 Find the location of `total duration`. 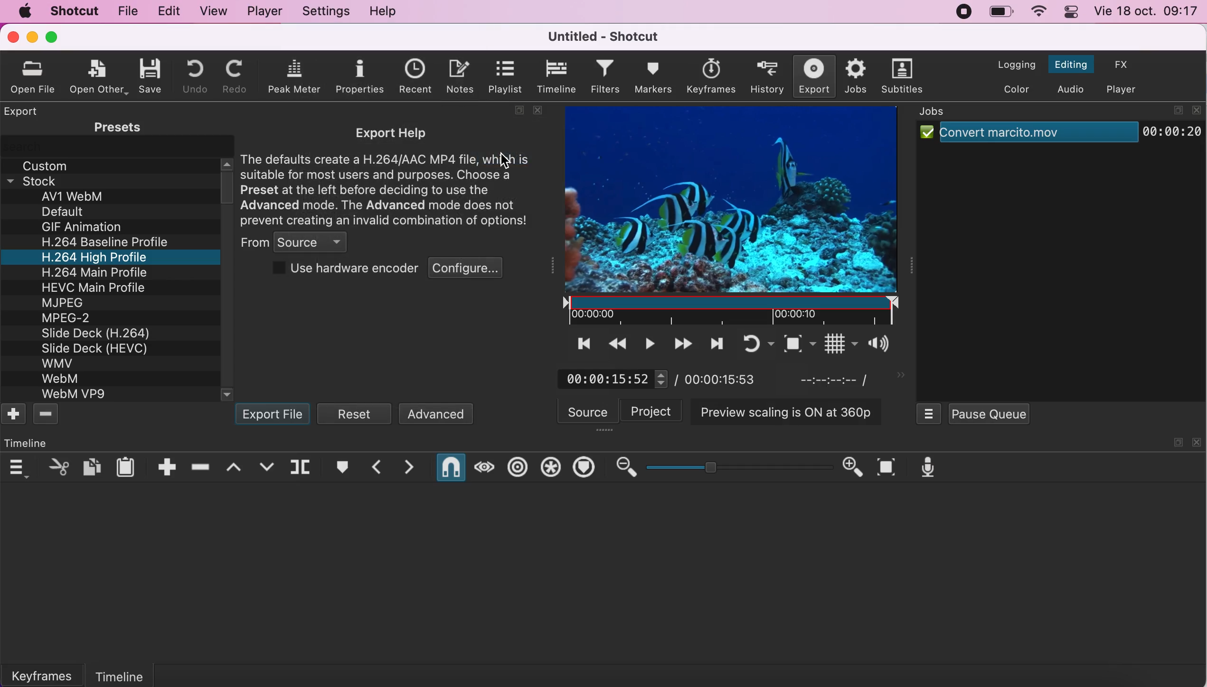

total duration is located at coordinates (729, 378).